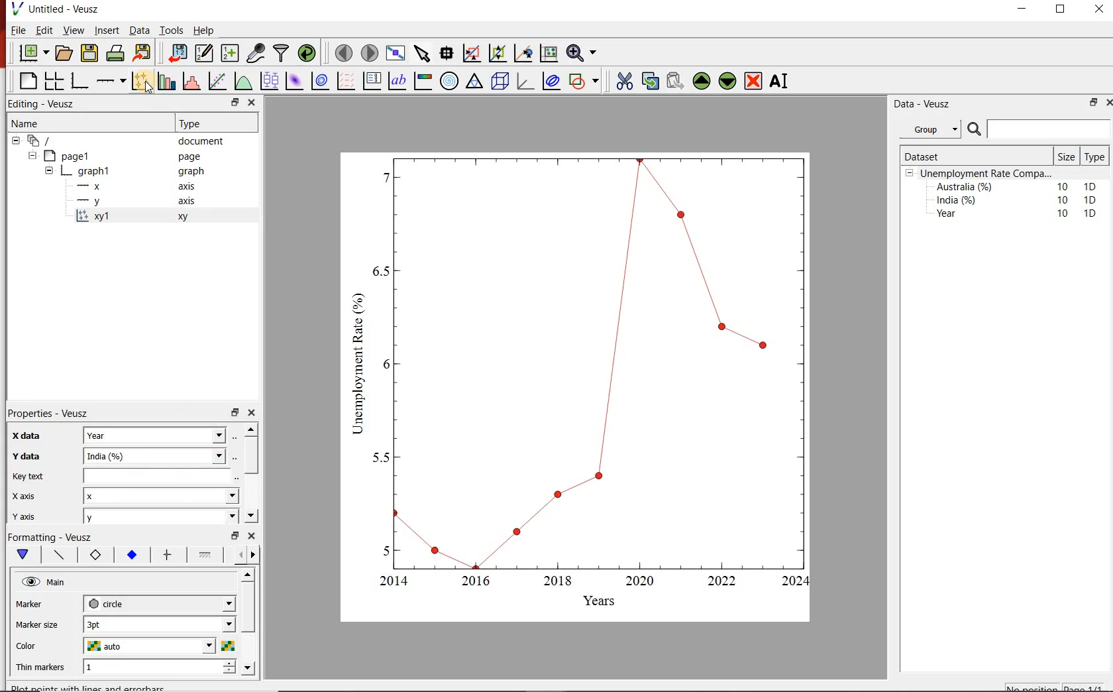  I want to click on x axis, so click(142, 186).